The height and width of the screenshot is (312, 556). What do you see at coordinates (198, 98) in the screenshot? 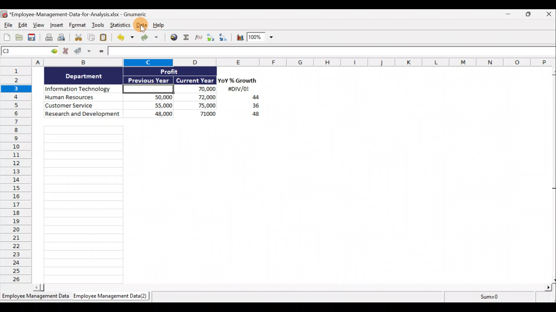
I see `72,000` at bounding box center [198, 98].